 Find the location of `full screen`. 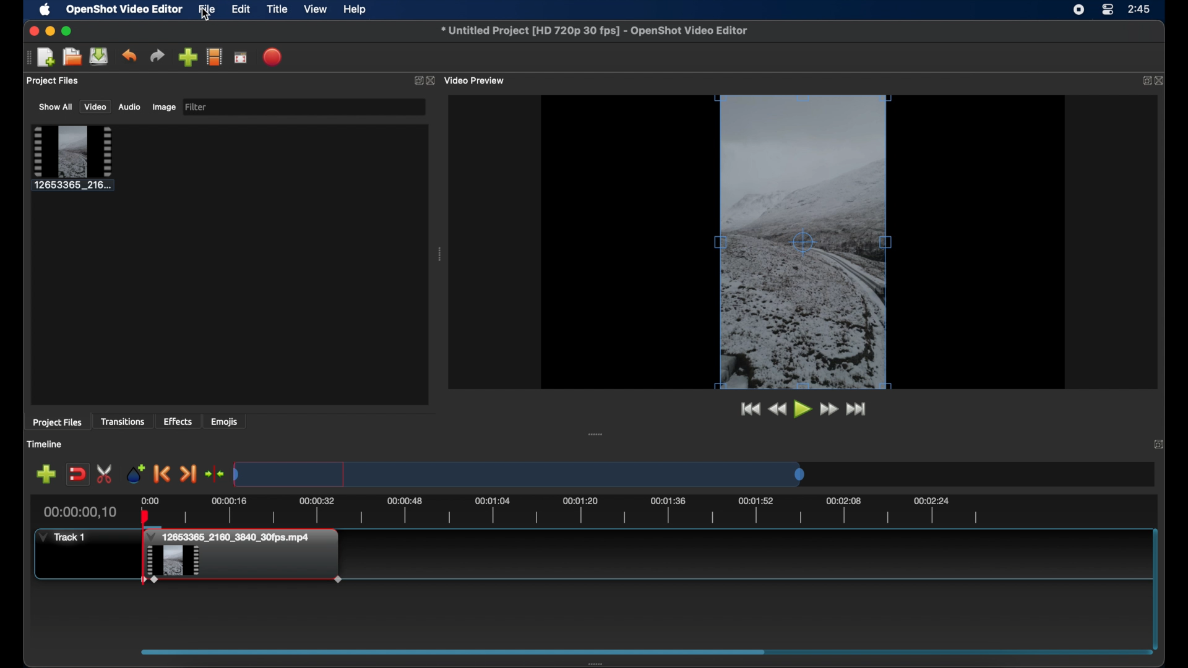

full screen is located at coordinates (241, 58).